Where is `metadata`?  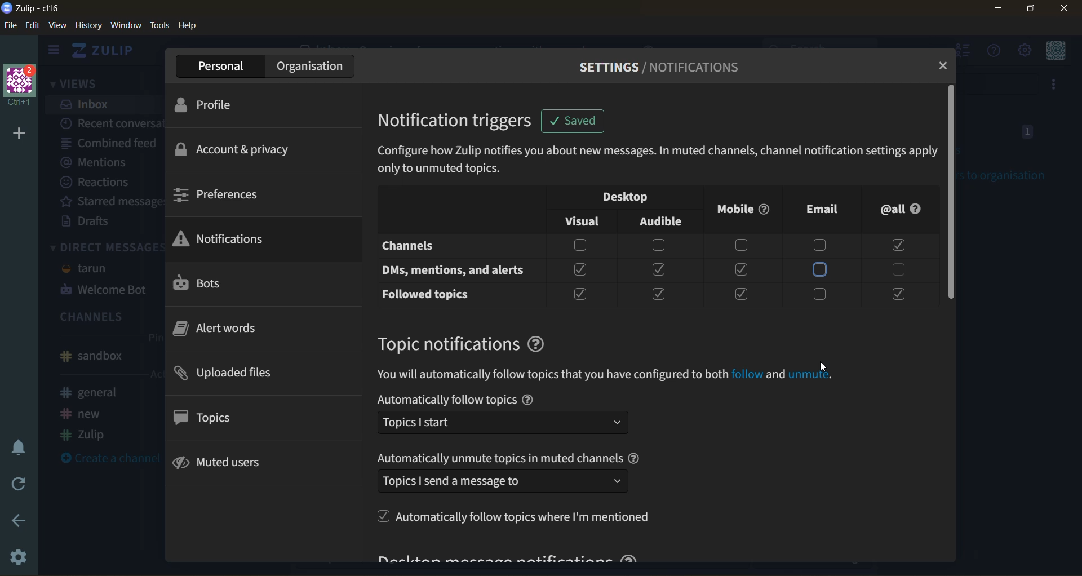
metadata is located at coordinates (658, 161).